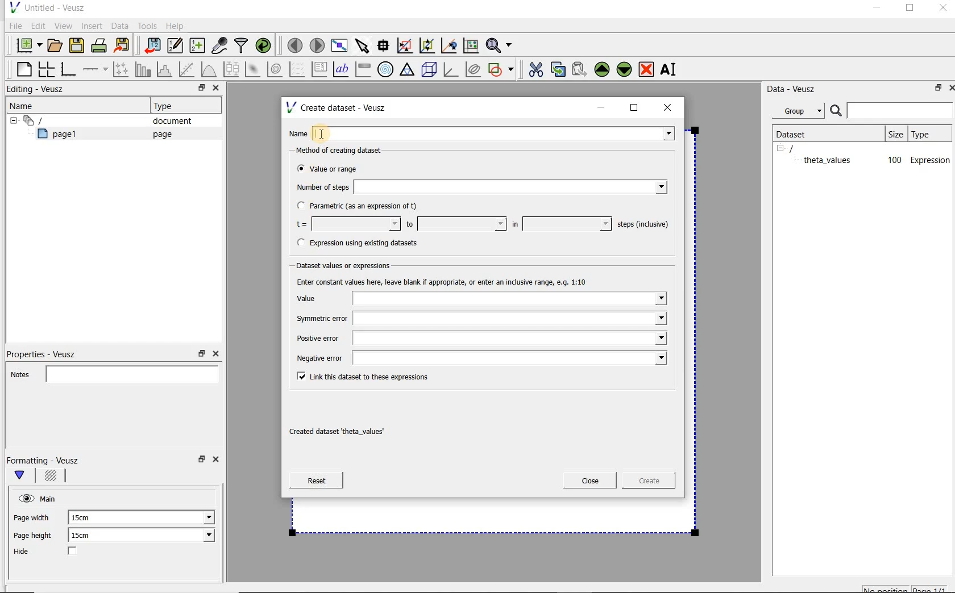  Describe the element at coordinates (143, 69) in the screenshot. I see `plot bar charts` at that location.